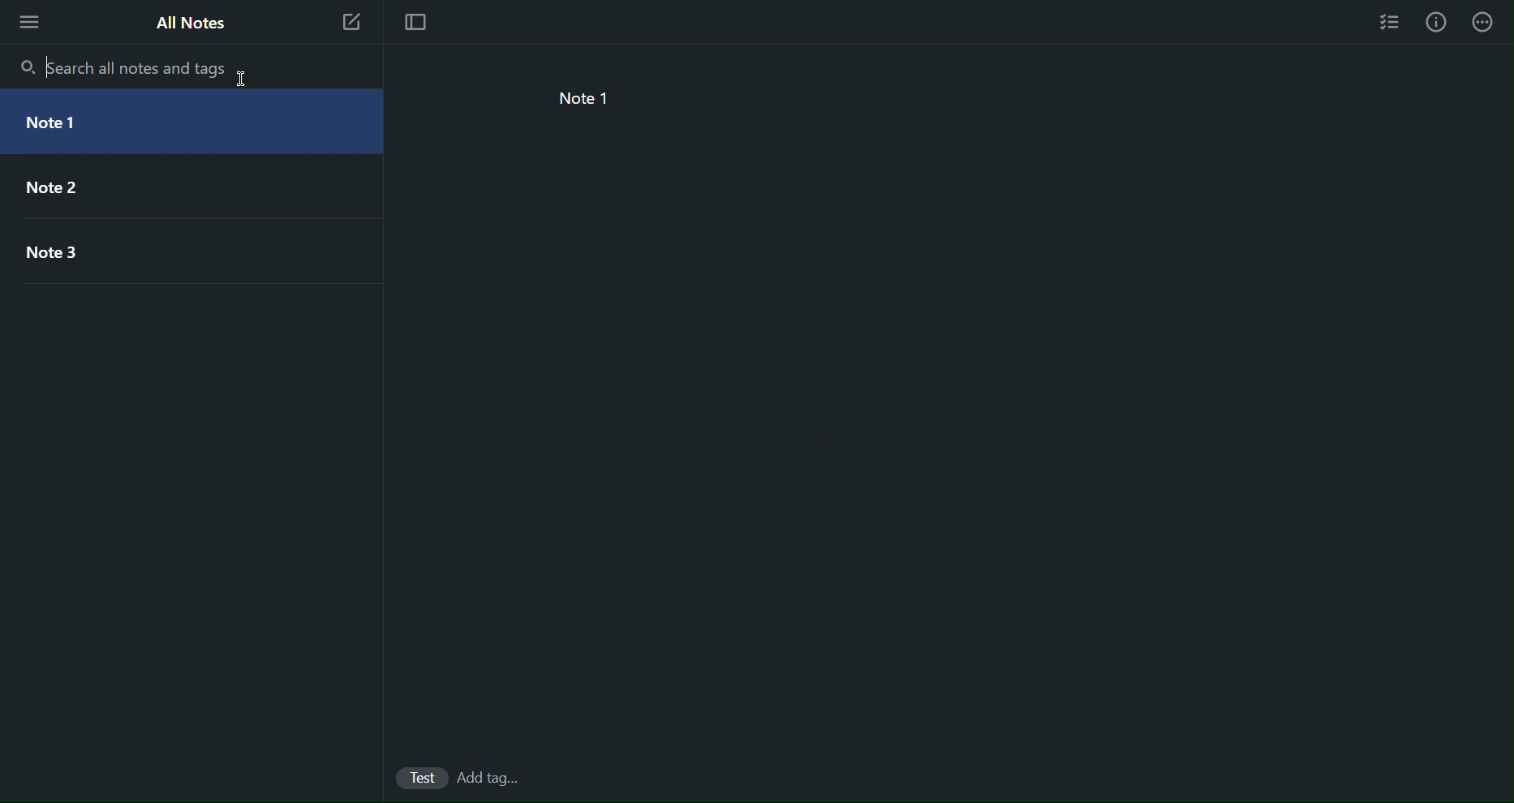 The height and width of the screenshot is (803, 1514). I want to click on Note 2, so click(166, 188).